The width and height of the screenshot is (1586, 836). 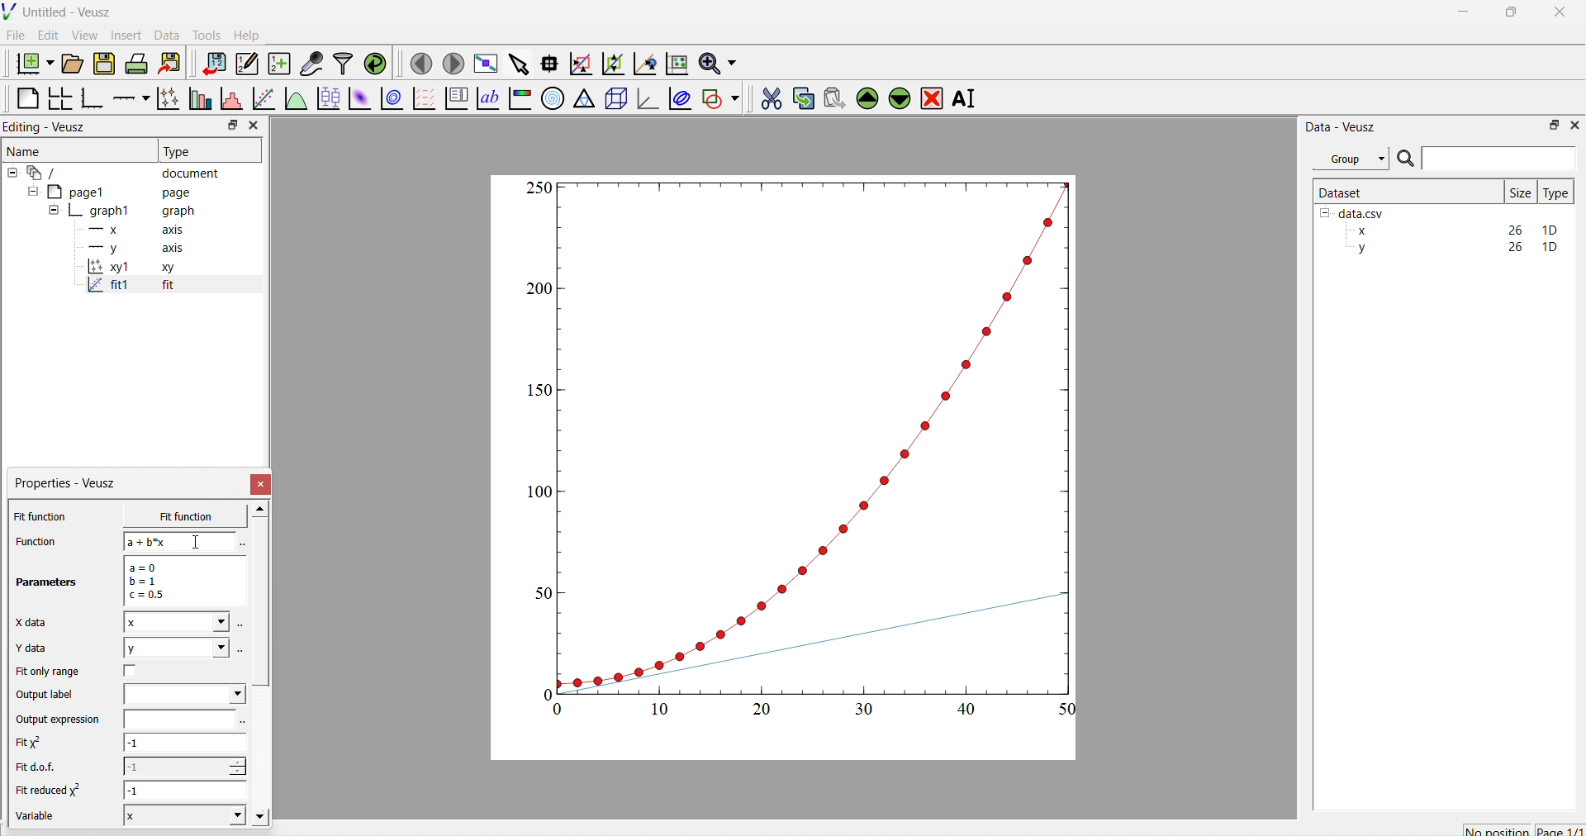 I want to click on Zoom out of graph axis, so click(x=611, y=62).